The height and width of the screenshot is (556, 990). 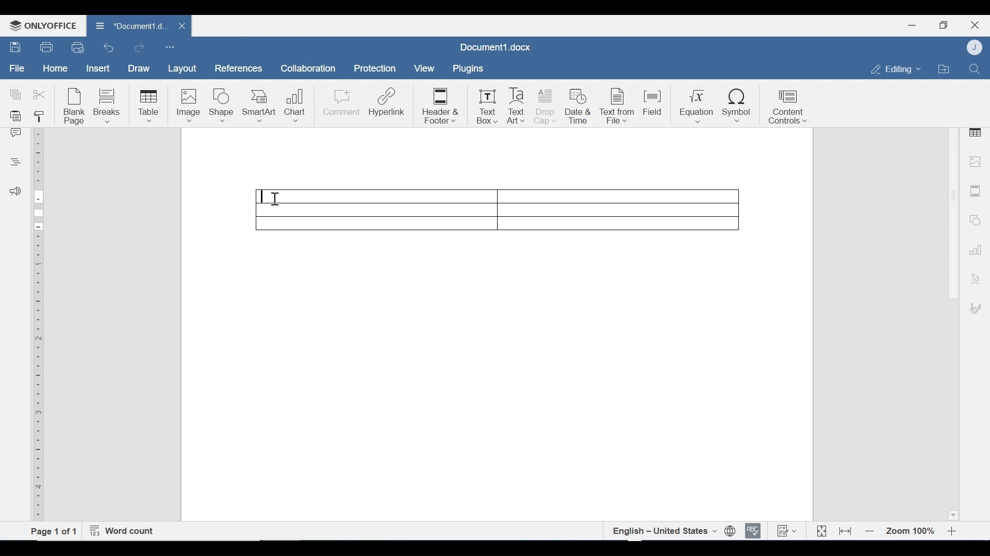 What do you see at coordinates (97, 68) in the screenshot?
I see `Insert` at bounding box center [97, 68].